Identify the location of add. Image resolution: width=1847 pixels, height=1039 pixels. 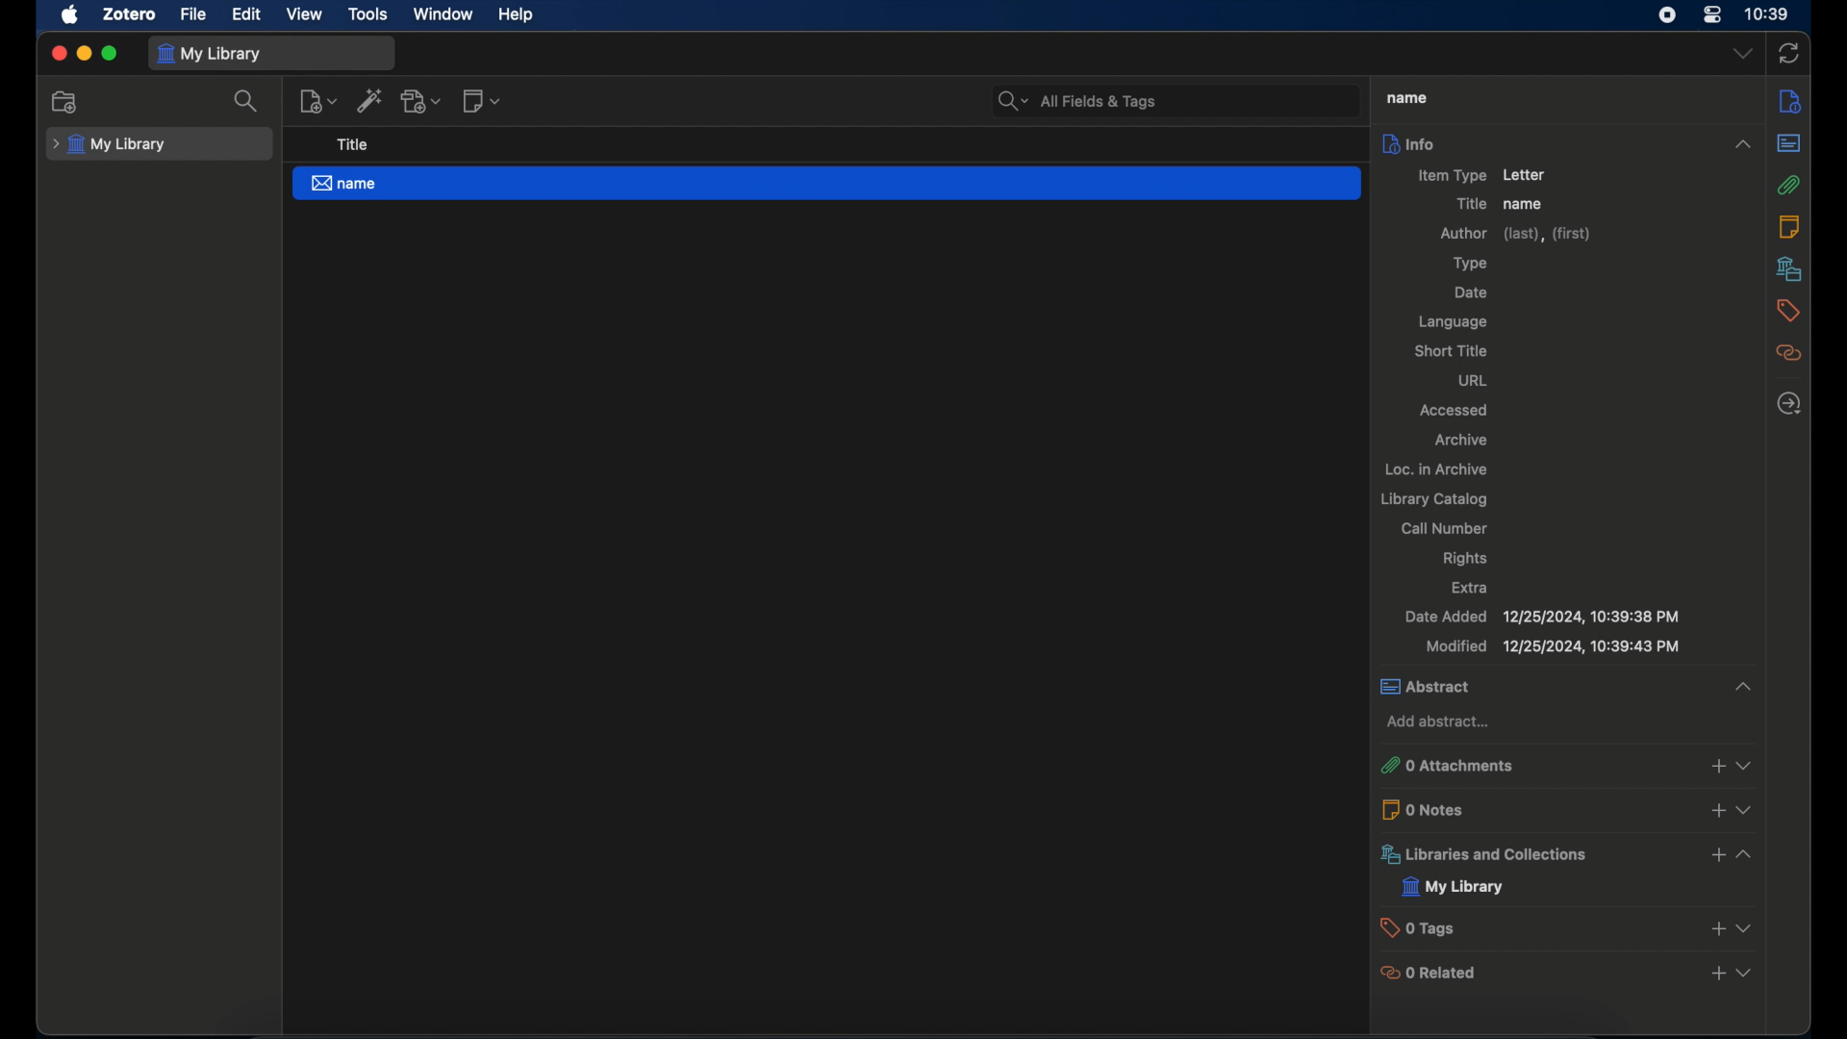
(1716, 855).